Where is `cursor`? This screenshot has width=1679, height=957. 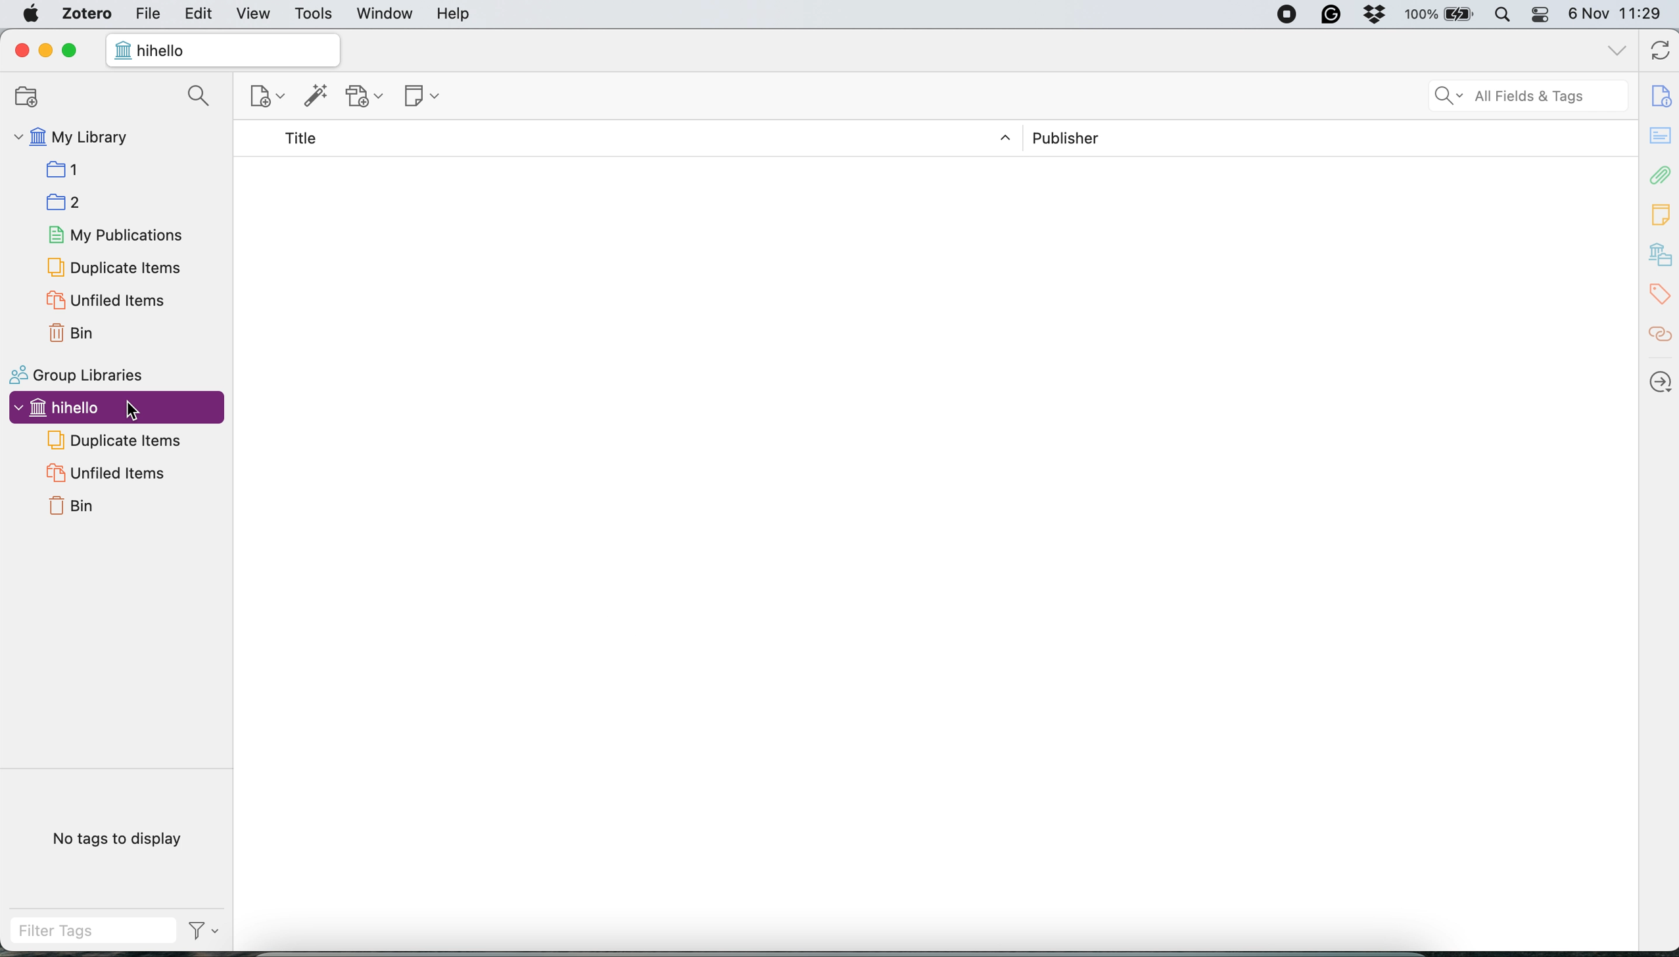 cursor is located at coordinates (135, 410).